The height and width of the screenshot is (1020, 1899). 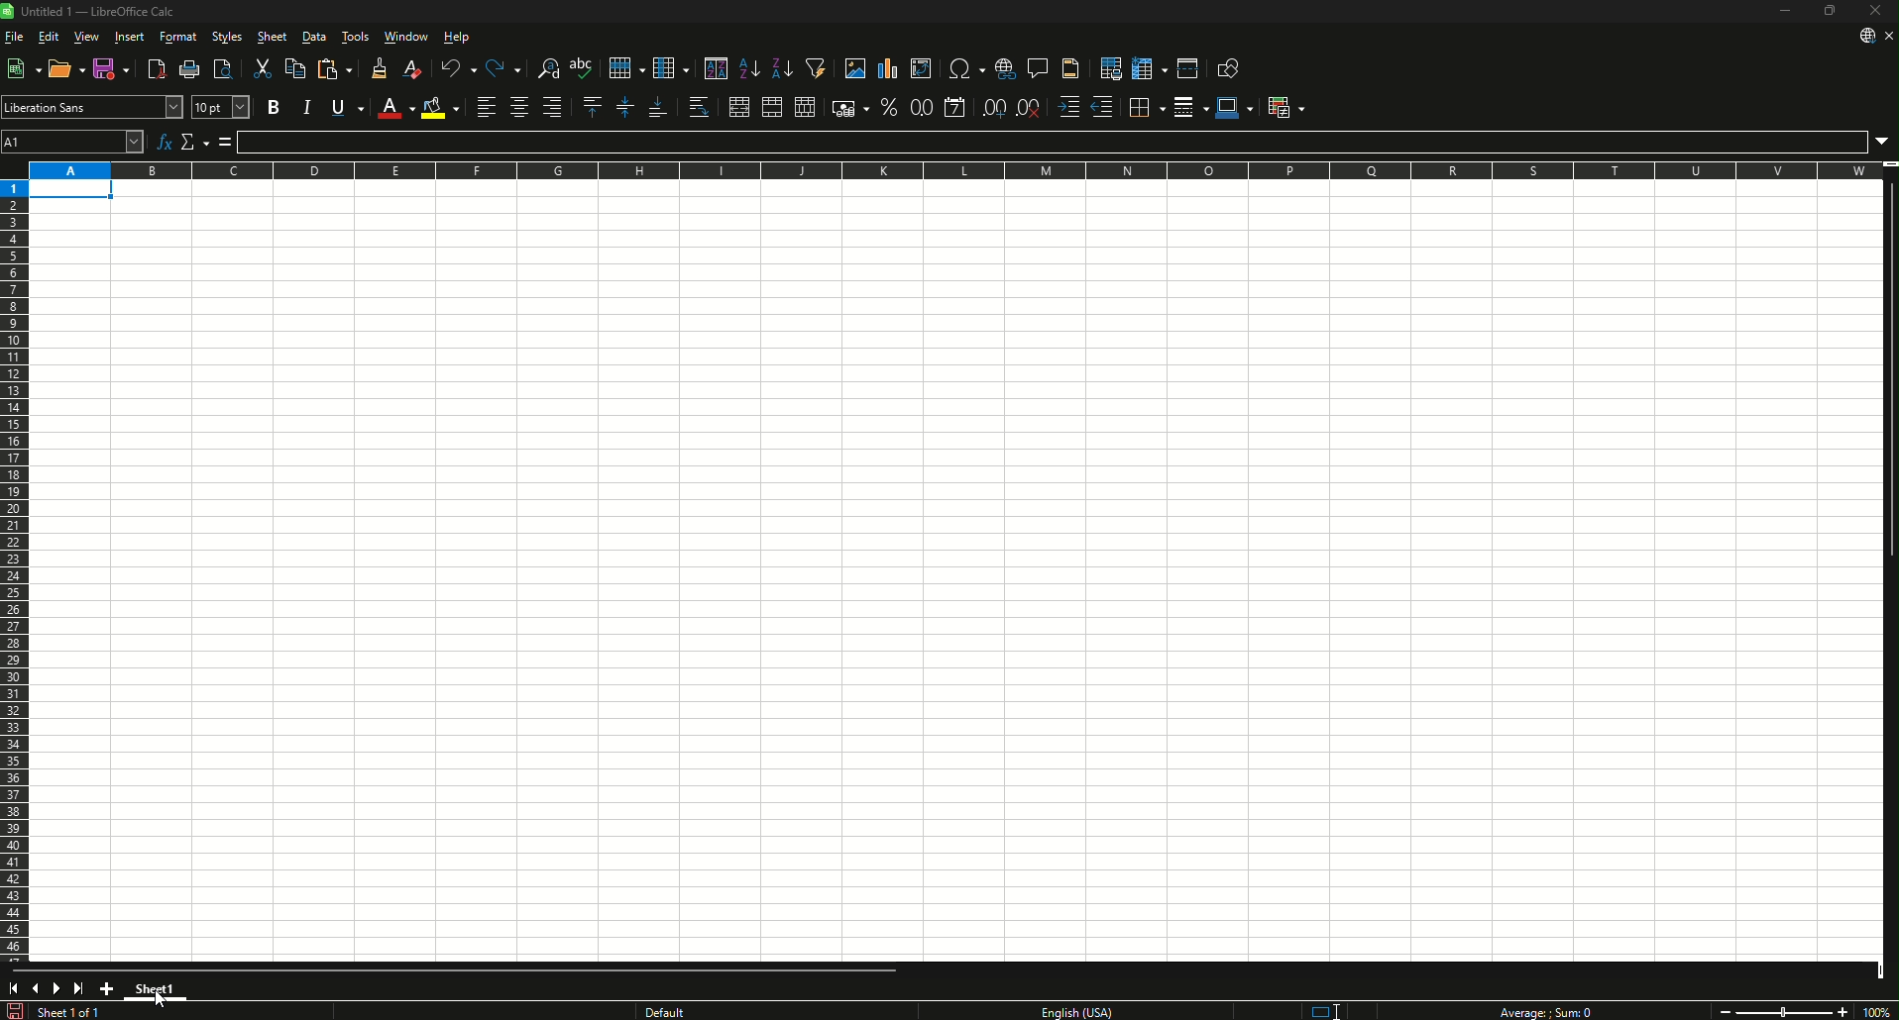 I want to click on Copy, so click(x=294, y=68).